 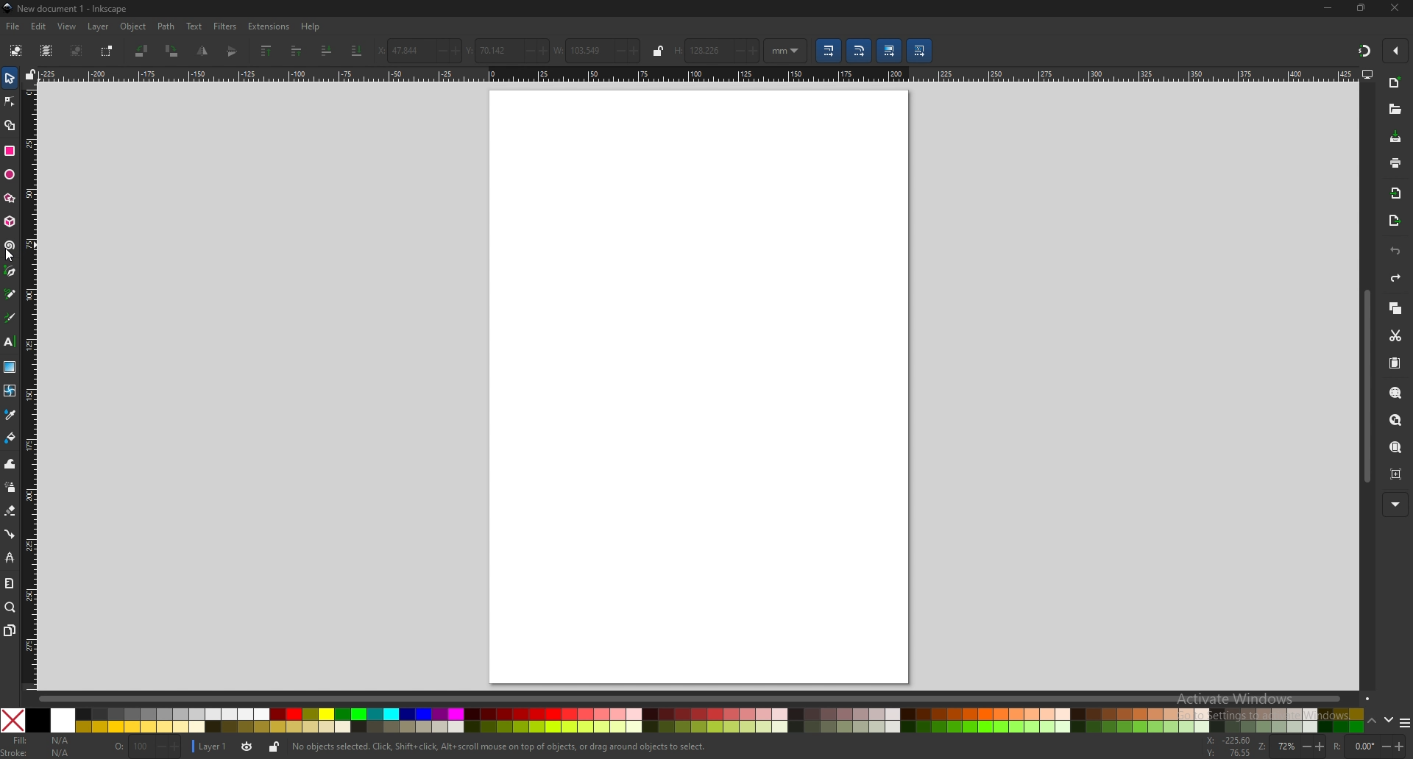 What do you see at coordinates (313, 26) in the screenshot?
I see `help` at bounding box center [313, 26].